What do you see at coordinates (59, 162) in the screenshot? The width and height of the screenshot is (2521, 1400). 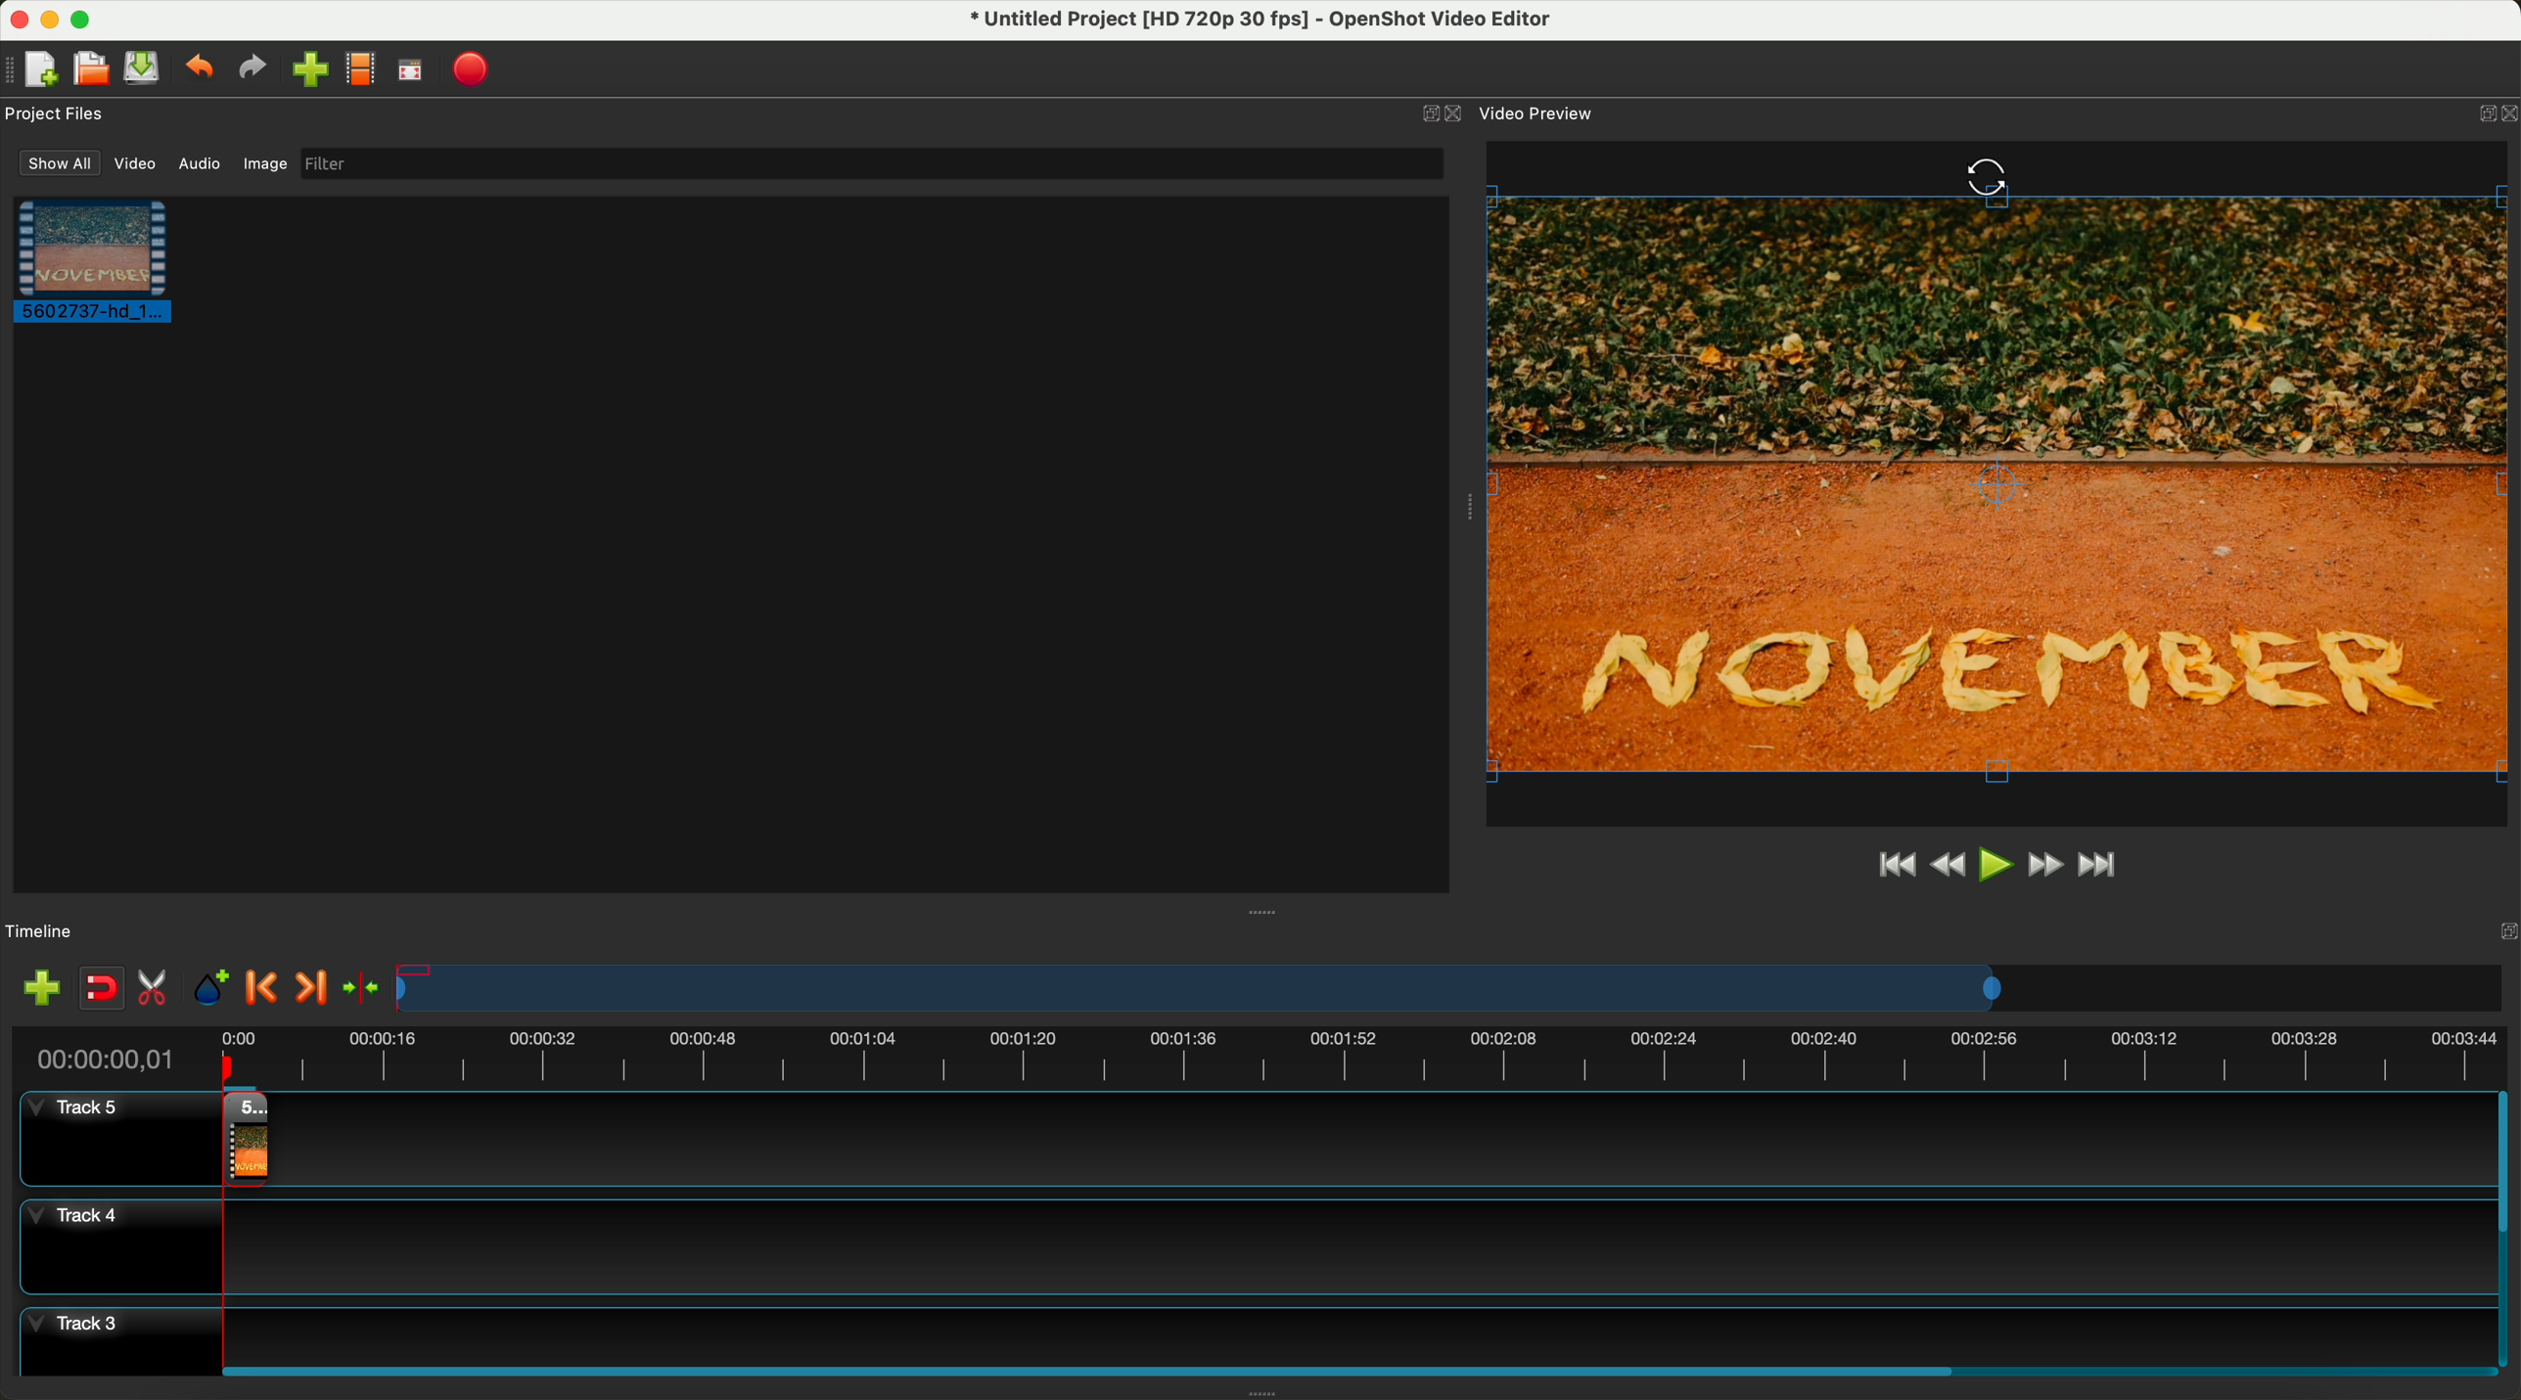 I see `show all` at bounding box center [59, 162].